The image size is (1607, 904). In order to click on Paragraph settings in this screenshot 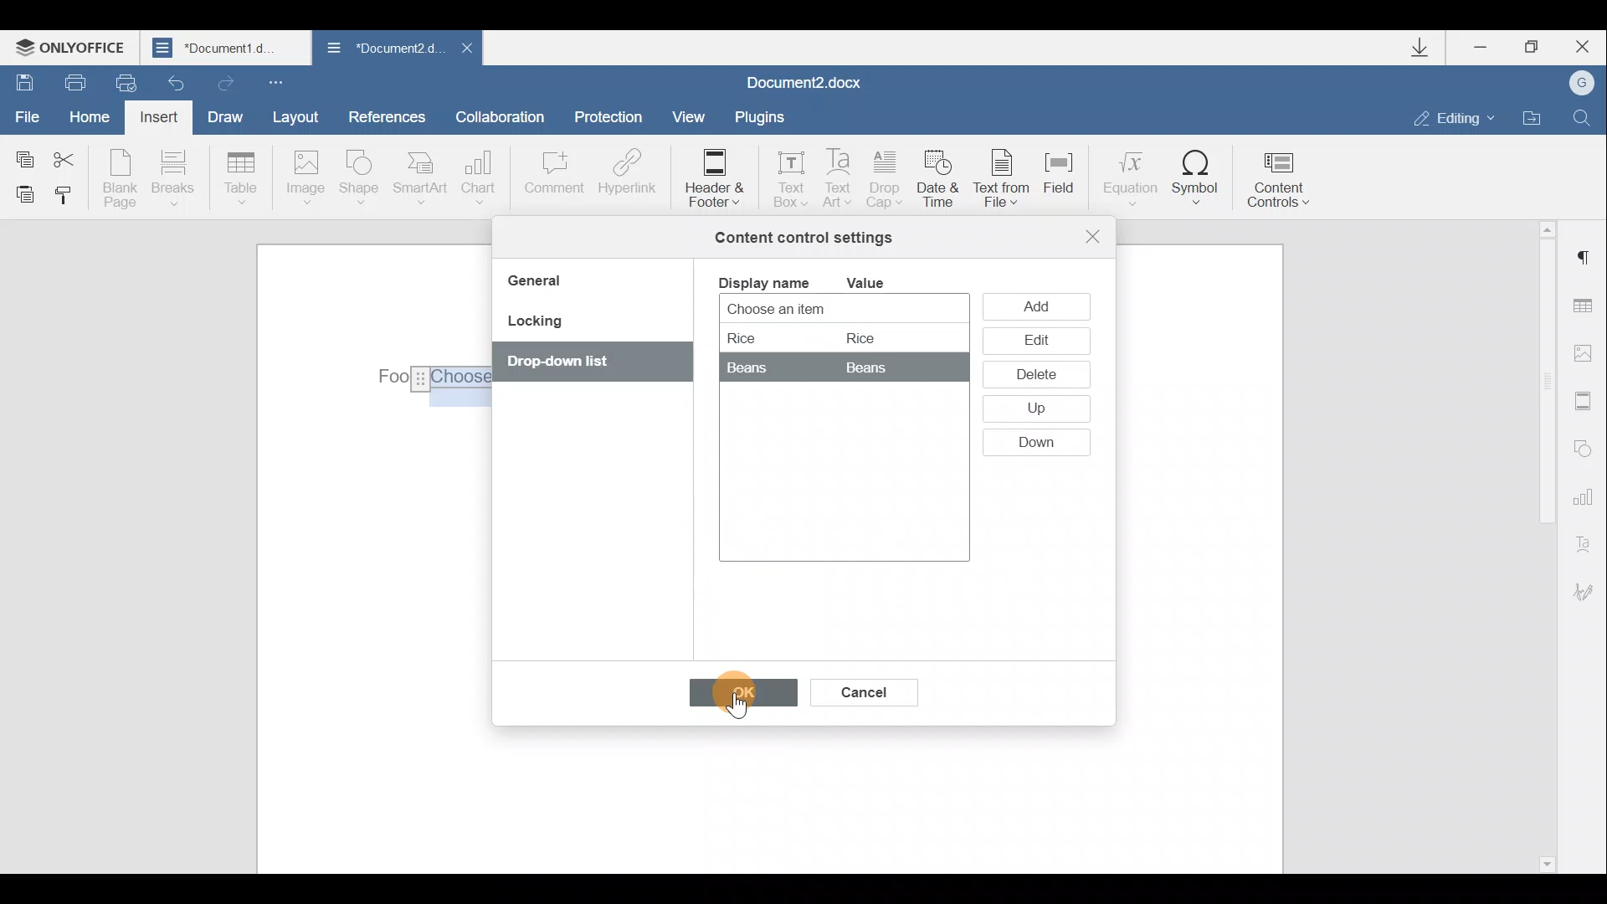, I will do `click(1585, 258)`.